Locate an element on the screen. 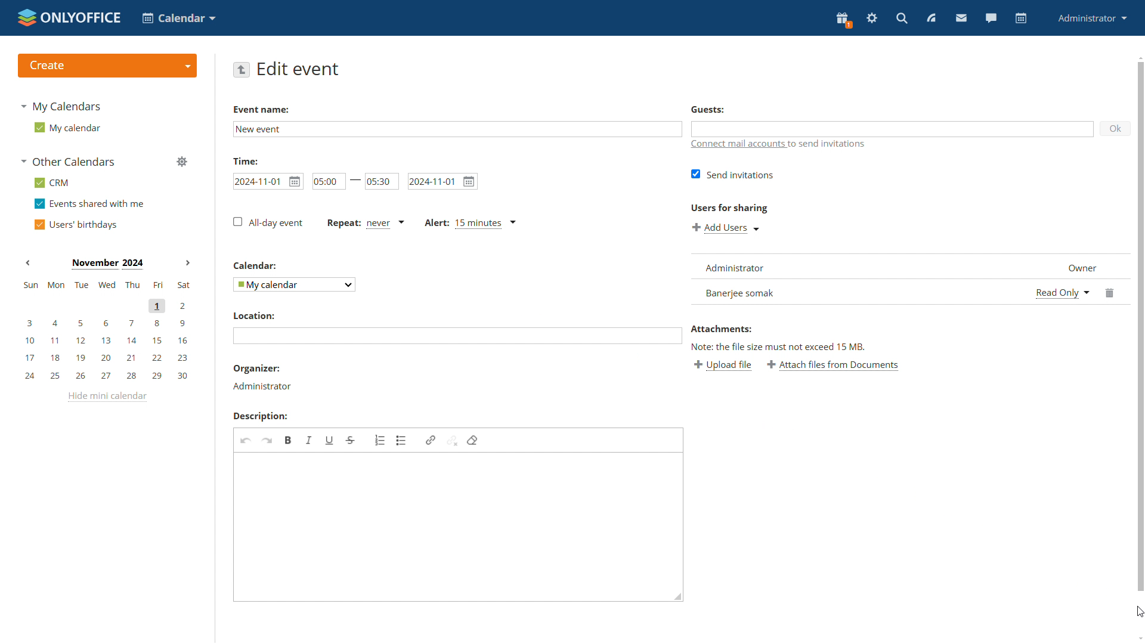 This screenshot has width=1145, height=644. start time is located at coordinates (328, 181).